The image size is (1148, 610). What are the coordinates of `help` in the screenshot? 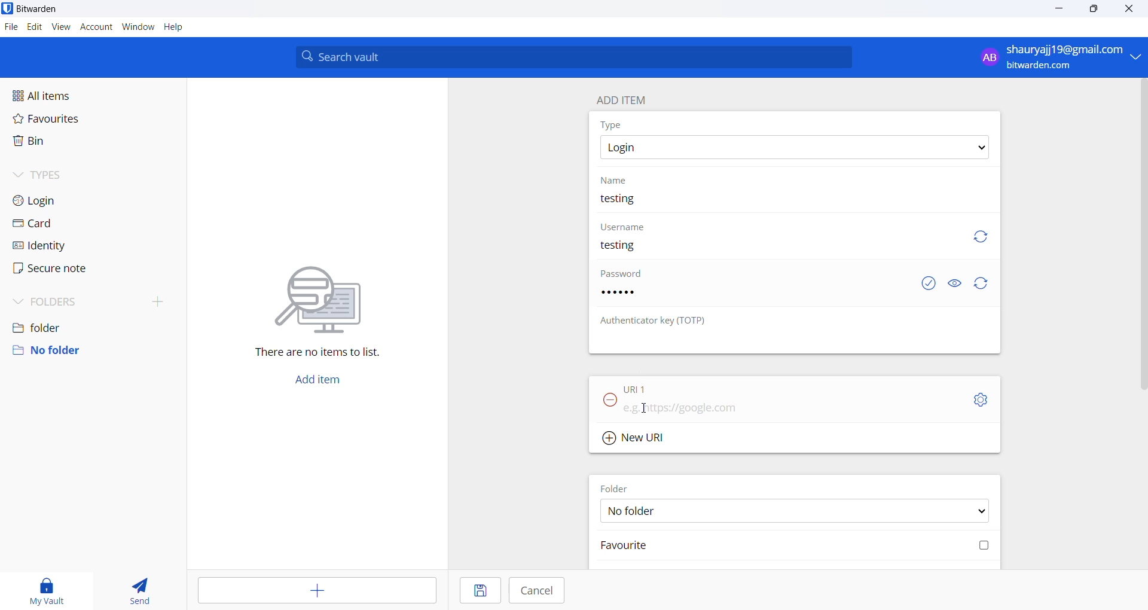 It's located at (175, 28).